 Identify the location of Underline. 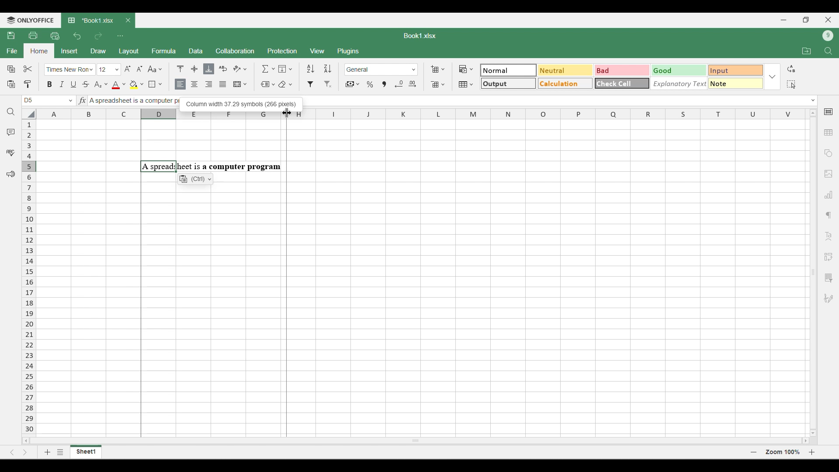
(73, 84).